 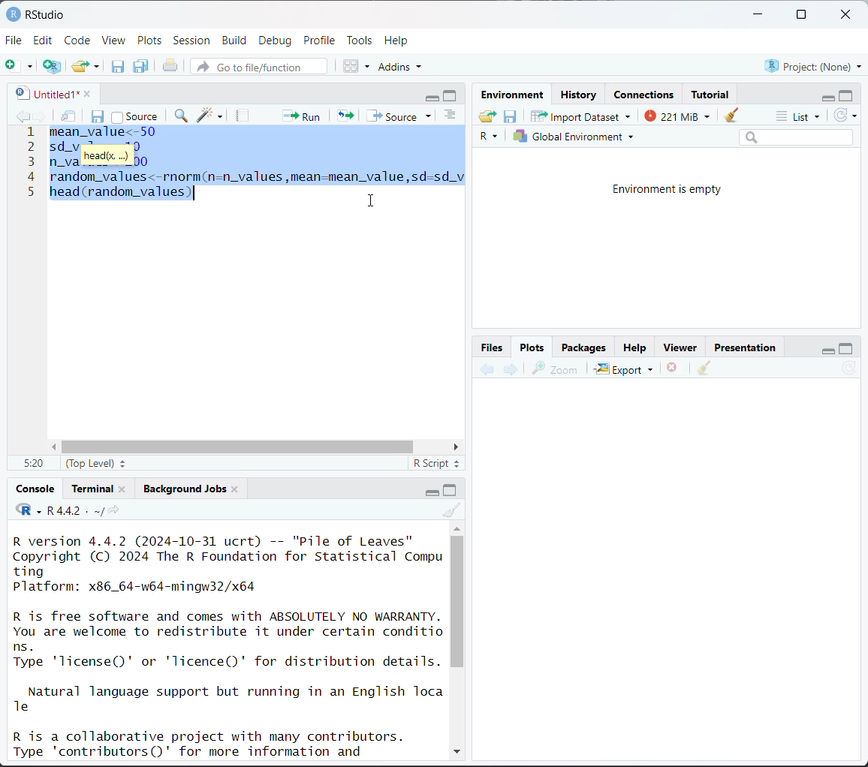 What do you see at coordinates (668, 190) in the screenshot?
I see `Environment is empty` at bounding box center [668, 190].